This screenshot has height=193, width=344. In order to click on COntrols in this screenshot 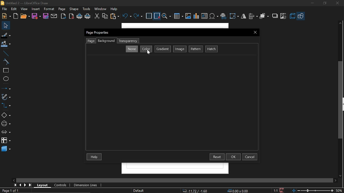, I will do `click(62, 185)`.